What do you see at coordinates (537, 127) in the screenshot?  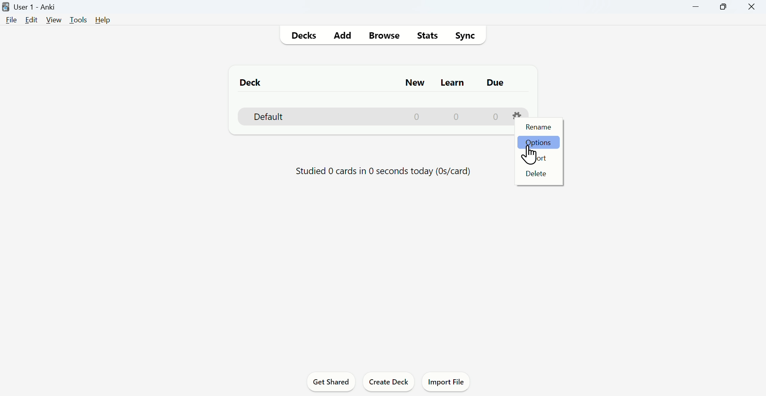 I see `Rename` at bounding box center [537, 127].